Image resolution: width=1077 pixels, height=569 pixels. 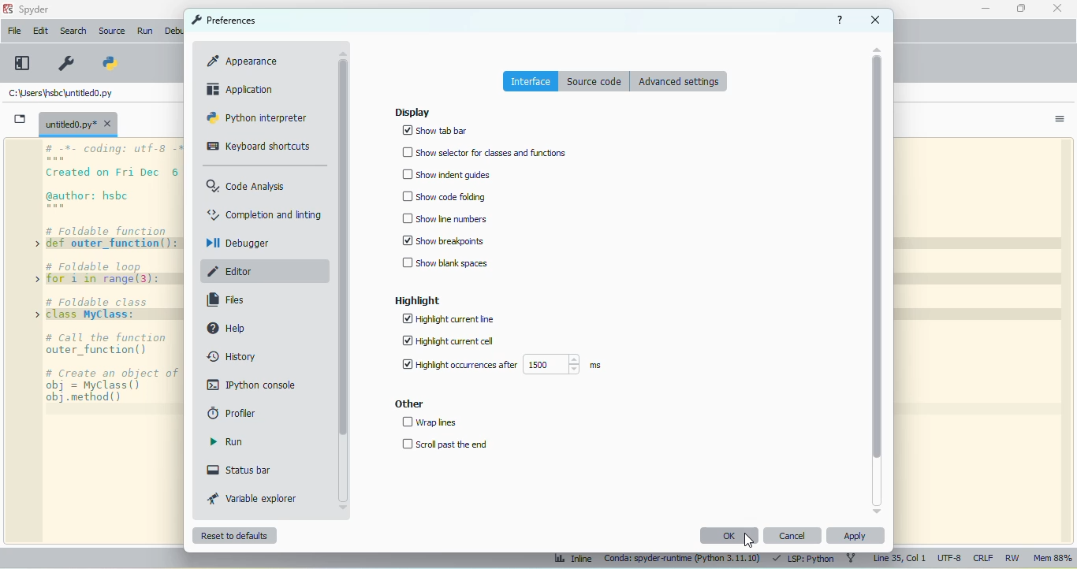 What do you see at coordinates (145, 32) in the screenshot?
I see `run` at bounding box center [145, 32].